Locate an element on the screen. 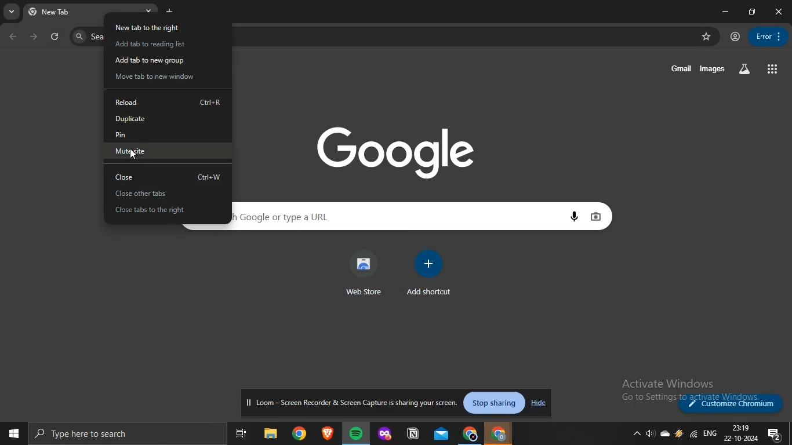 The image size is (792, 445).  Loom — Screen Recorder & Screen Capture is sharing your screen. is located at coordinates (353, 403).